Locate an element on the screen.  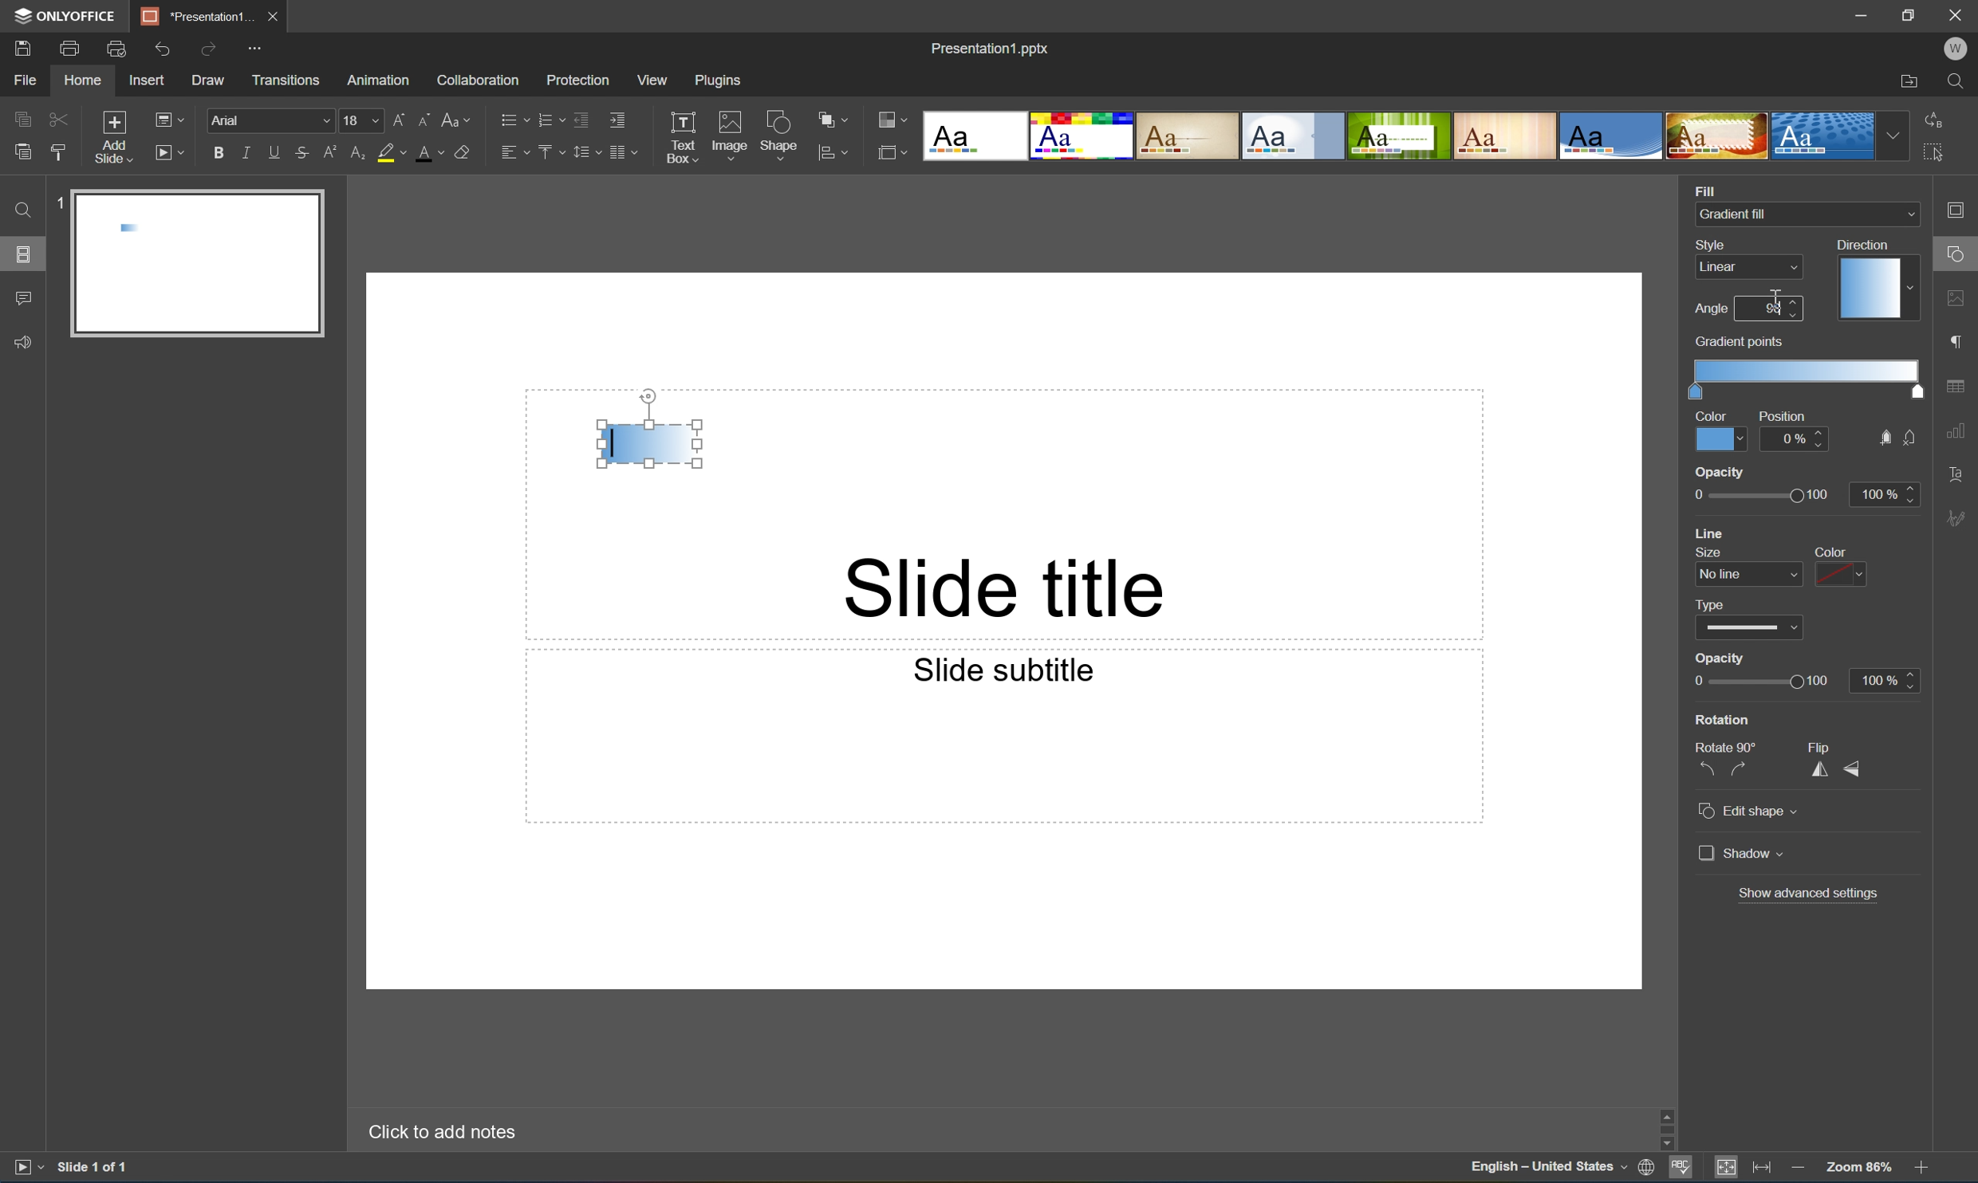
Signature settings is located at coordinates (1960, 517).